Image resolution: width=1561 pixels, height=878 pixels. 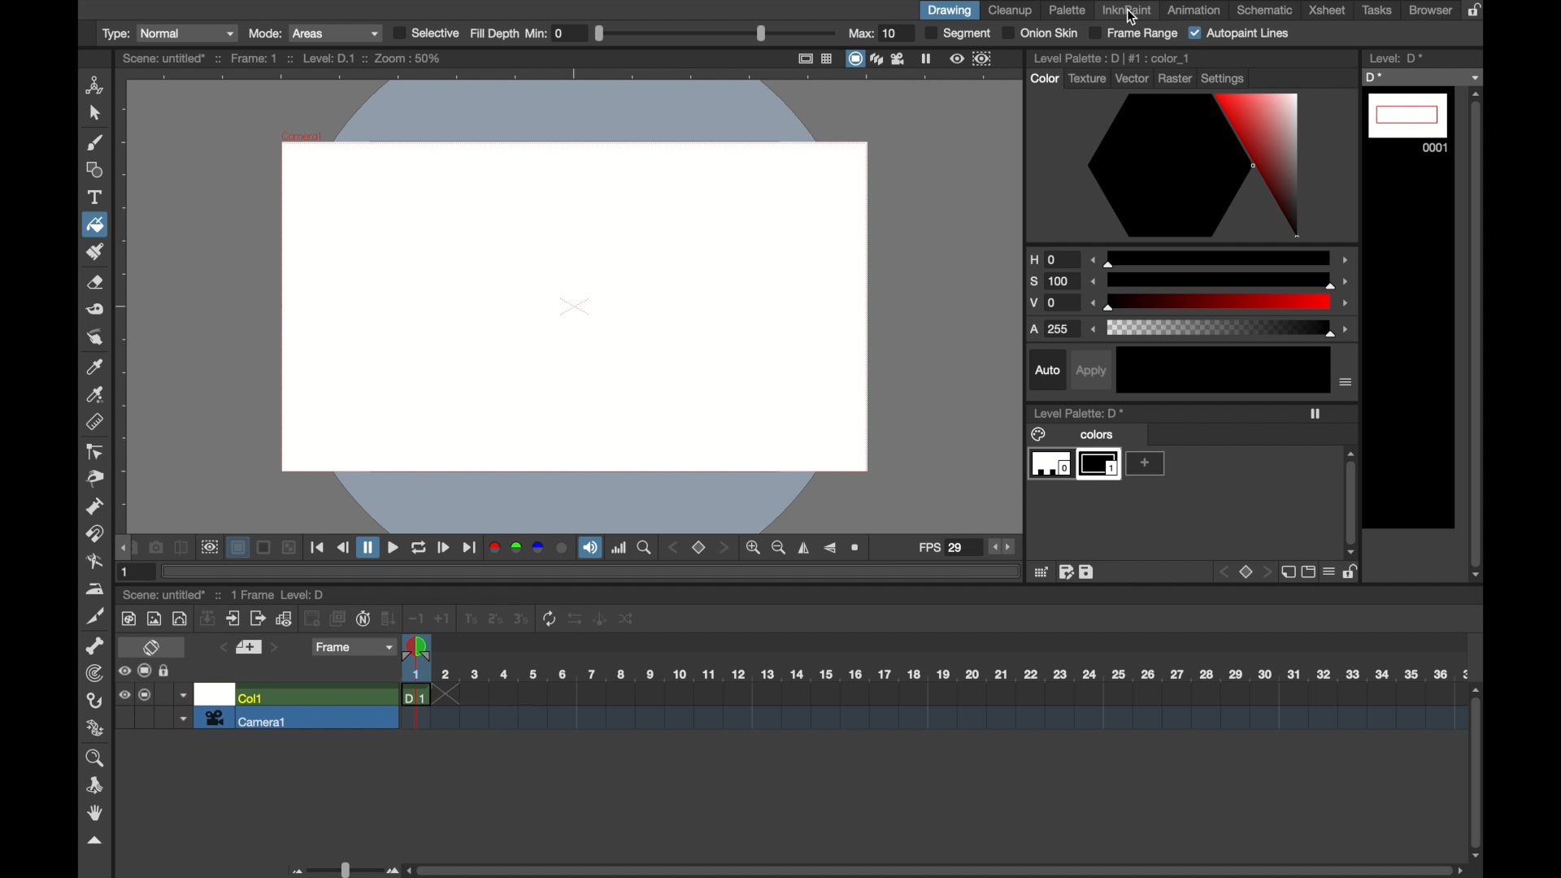 I want to click on fps, so click(x=942, y=548).